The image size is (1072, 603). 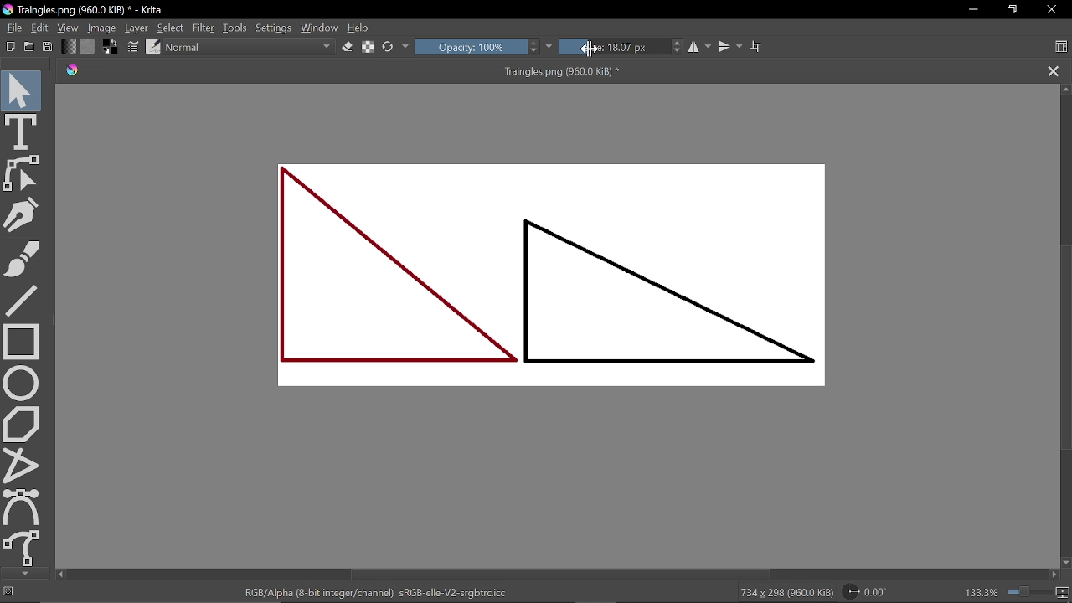 I want to click on Line tool, so click(x=26, y=302).